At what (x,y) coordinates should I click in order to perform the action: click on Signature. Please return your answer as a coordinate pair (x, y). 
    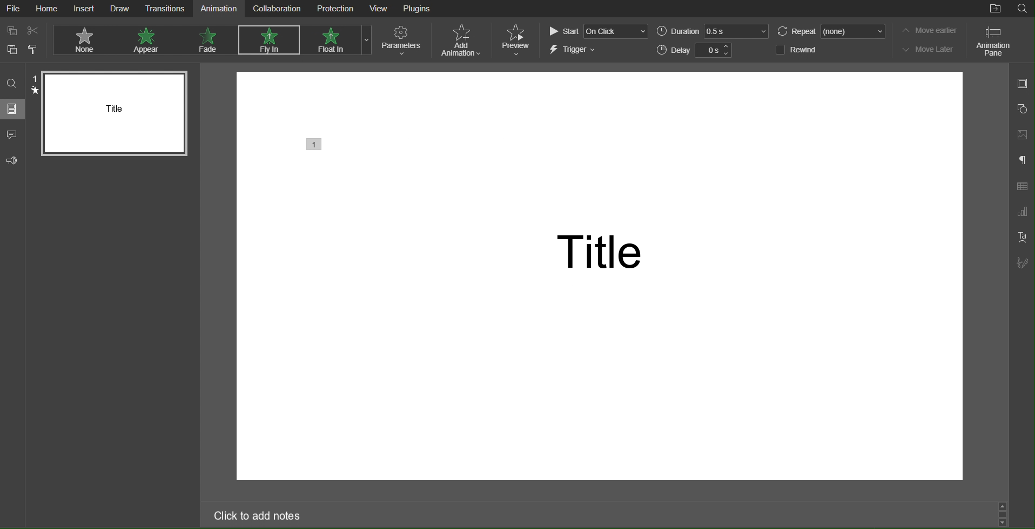
    Looking at the image, I should click on (1022, 262).